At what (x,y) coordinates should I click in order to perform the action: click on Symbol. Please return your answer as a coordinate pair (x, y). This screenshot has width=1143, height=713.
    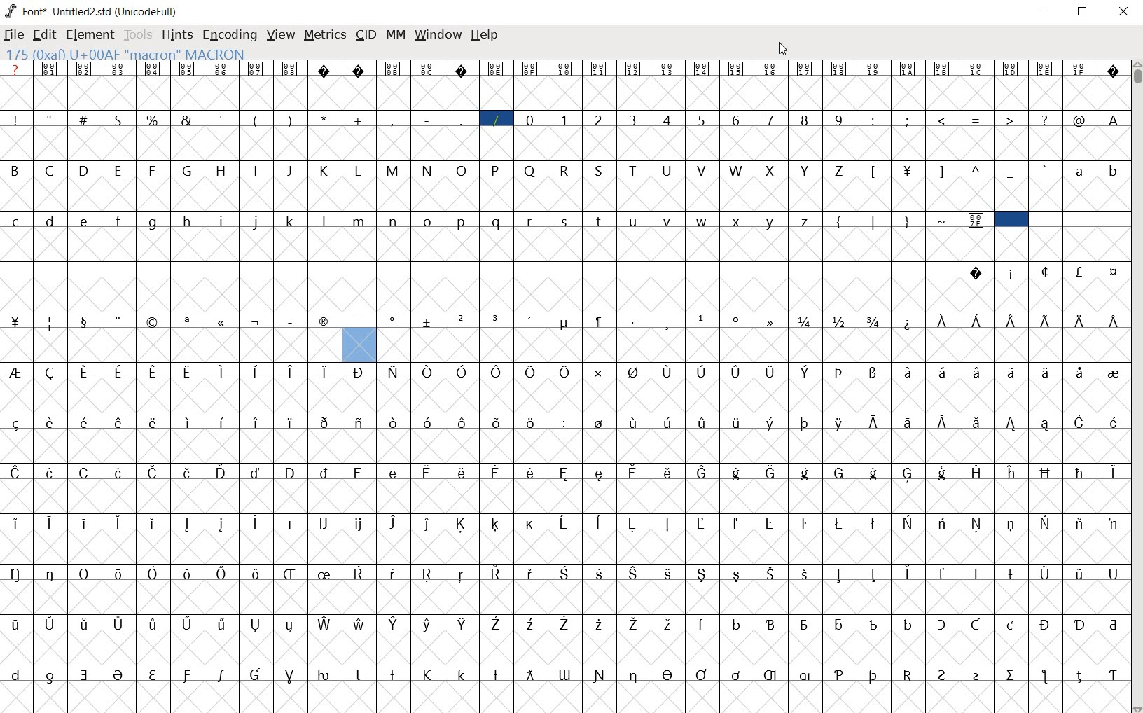
    Looking at the image, I should click on (635, 674).